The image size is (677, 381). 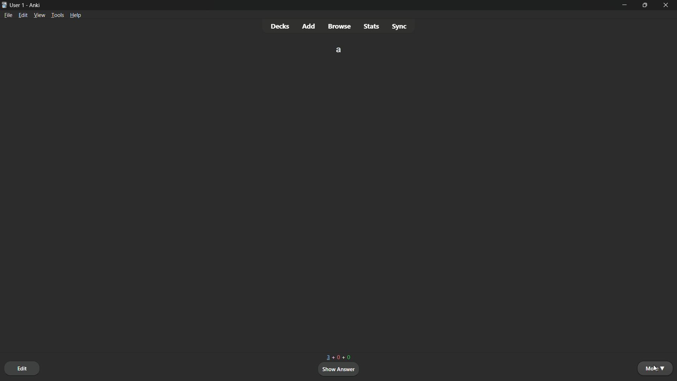 I want to click on +0, so click(x=347, y=356).